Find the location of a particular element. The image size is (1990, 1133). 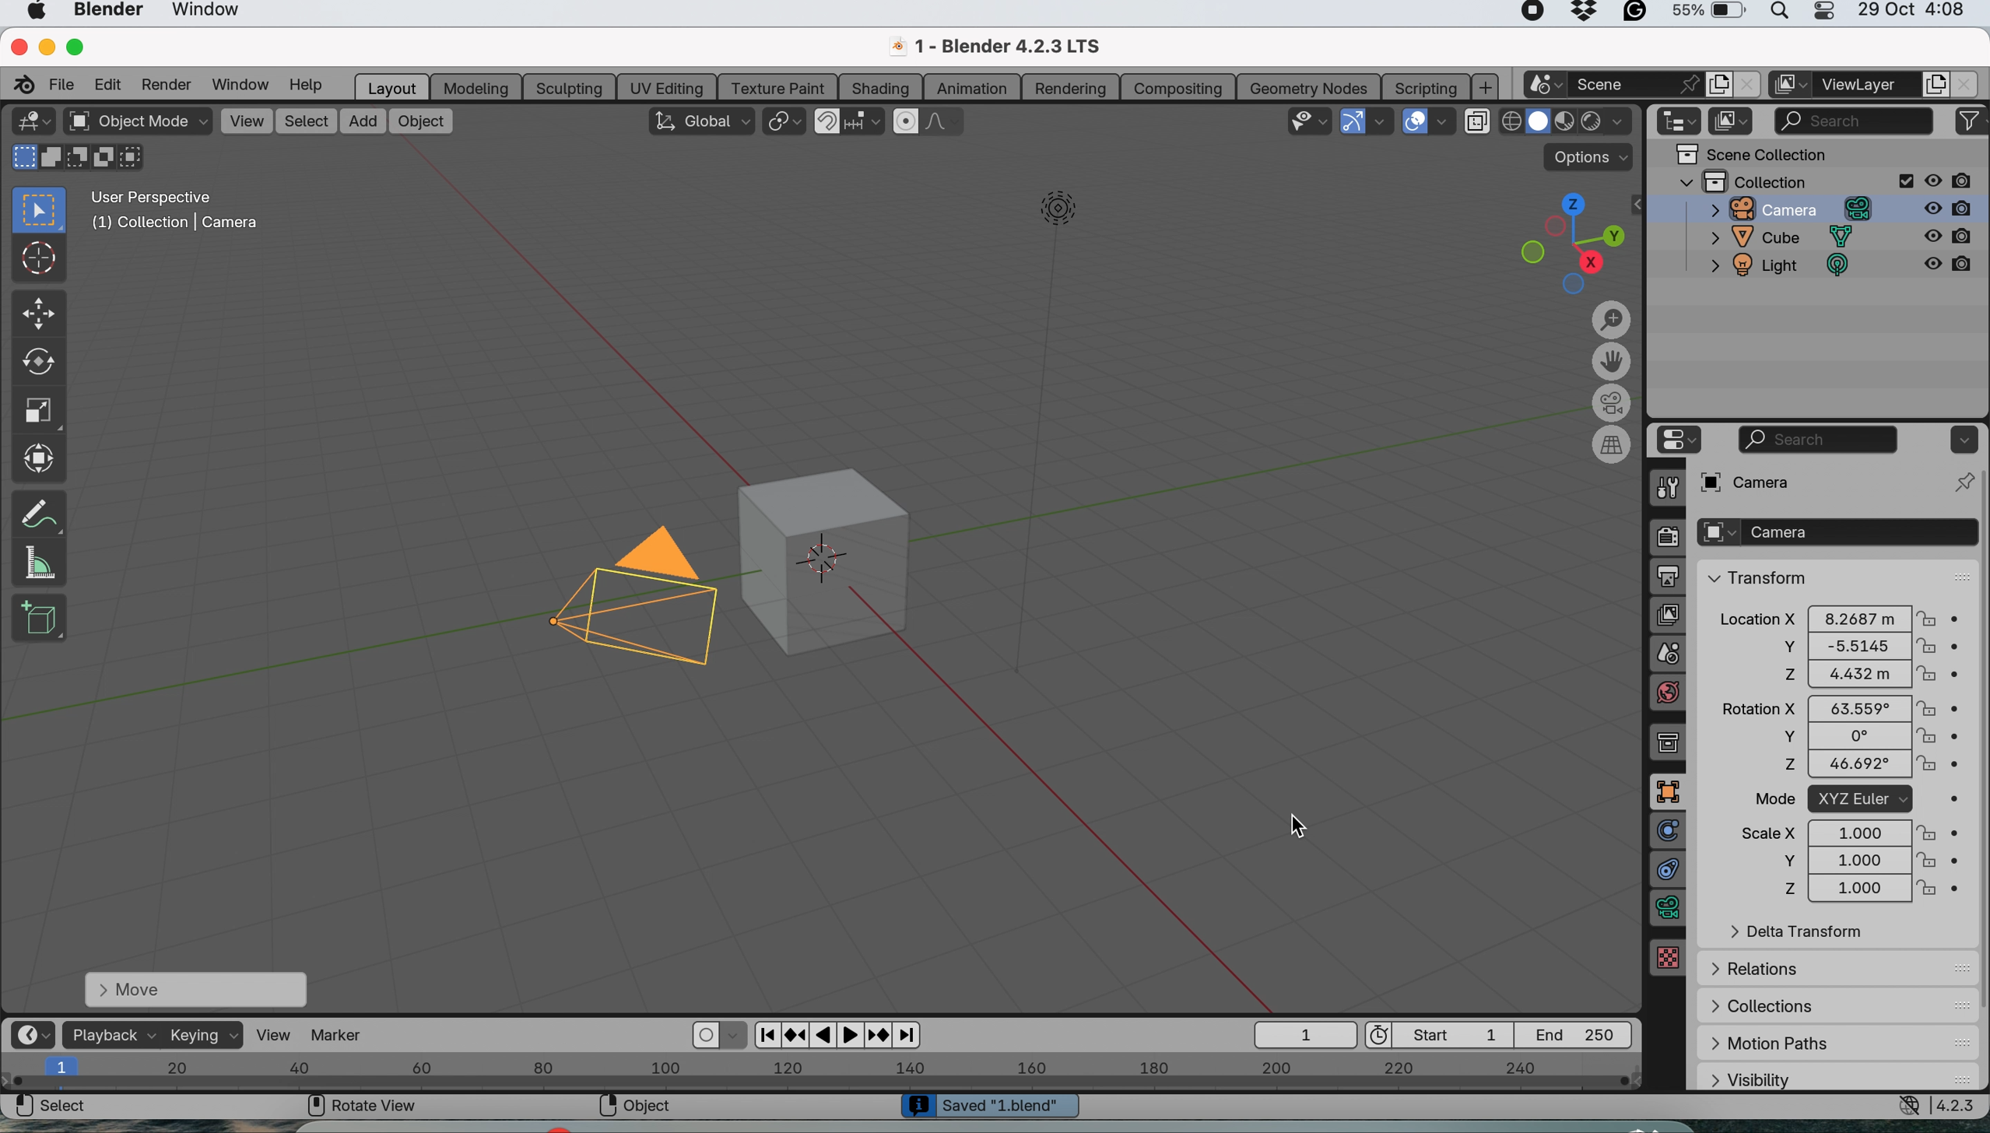

output is located at coordinates (1668, 578).